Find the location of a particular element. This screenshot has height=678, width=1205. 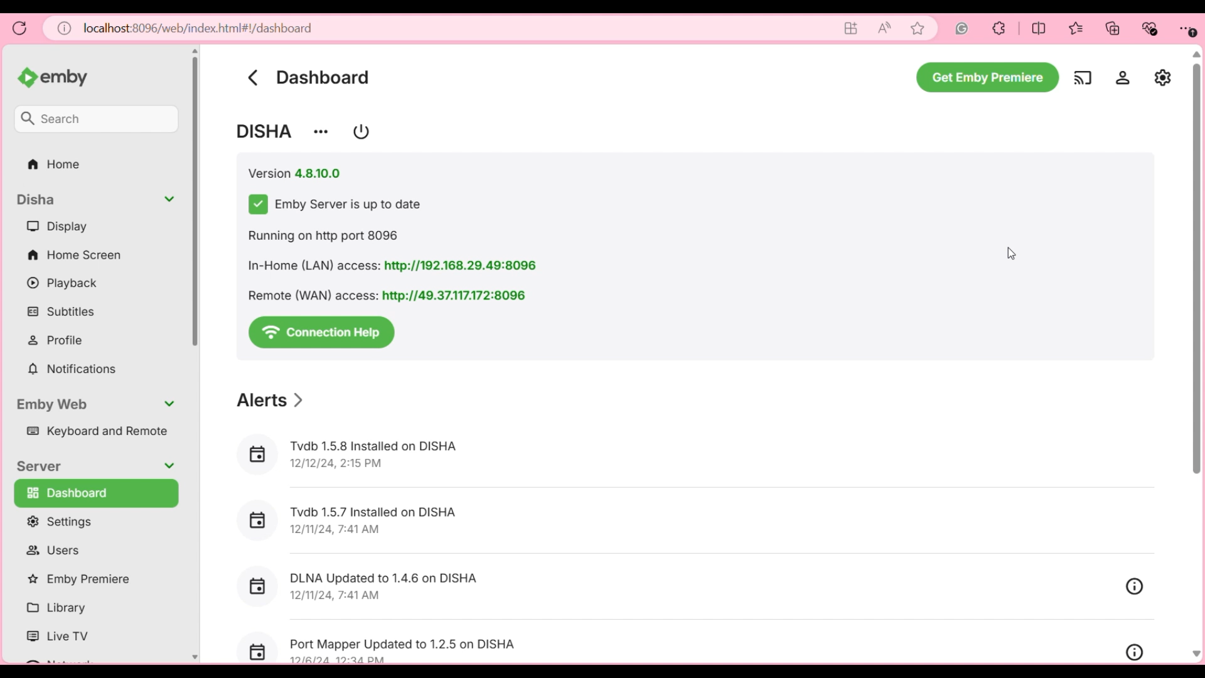

Restart/Shutdown server is located at coordinates (361, 132).